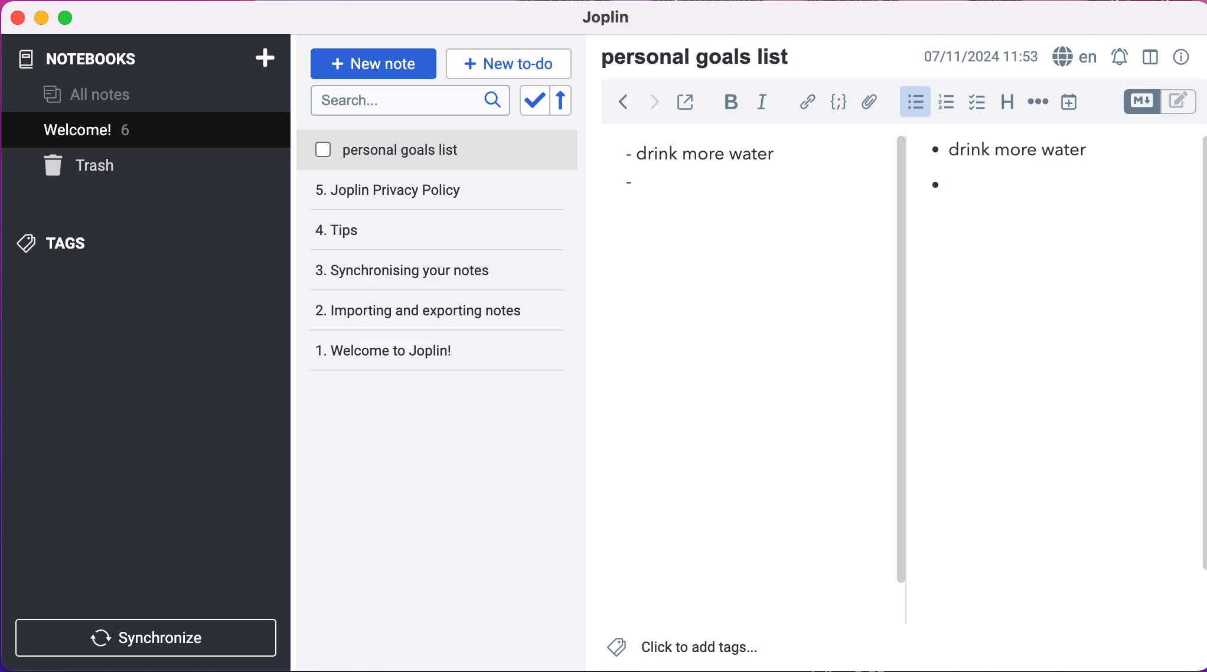 The width and height of the screenshot is (1207, 672). What do you see at coordinates (41, 18) in the screenshot?
I see `minimize` at bounding box center [41, 18].